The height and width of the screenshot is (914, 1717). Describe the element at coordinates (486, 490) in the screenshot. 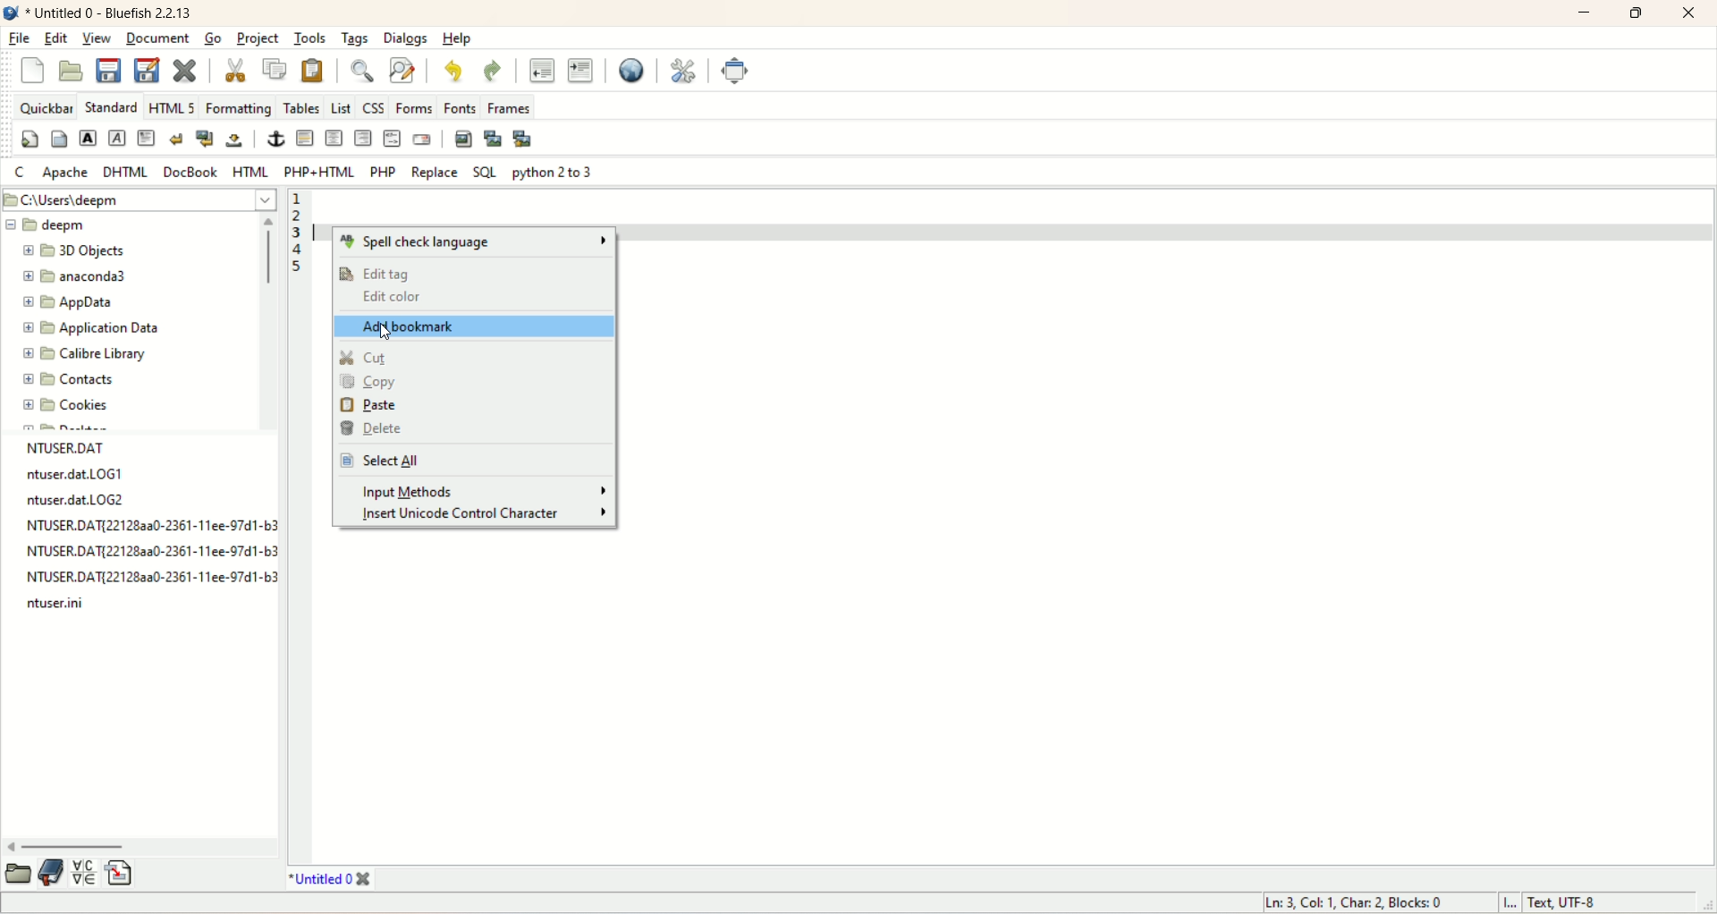

I see `input methods` at that location.